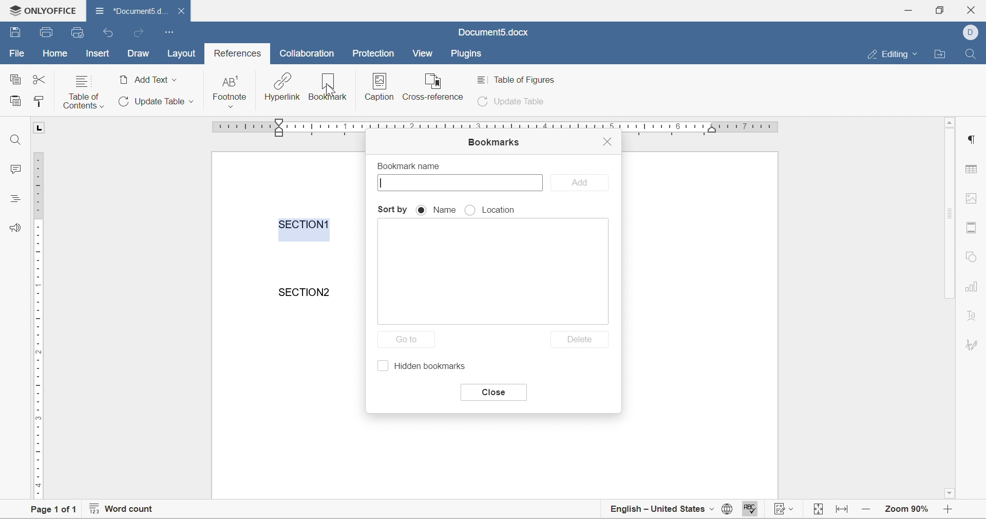 The height and width of the screenshot is (519, 986). What do you see at coordinates (373, 53) in the screenshot?
I see `protection` at bounding box center [373, 53].